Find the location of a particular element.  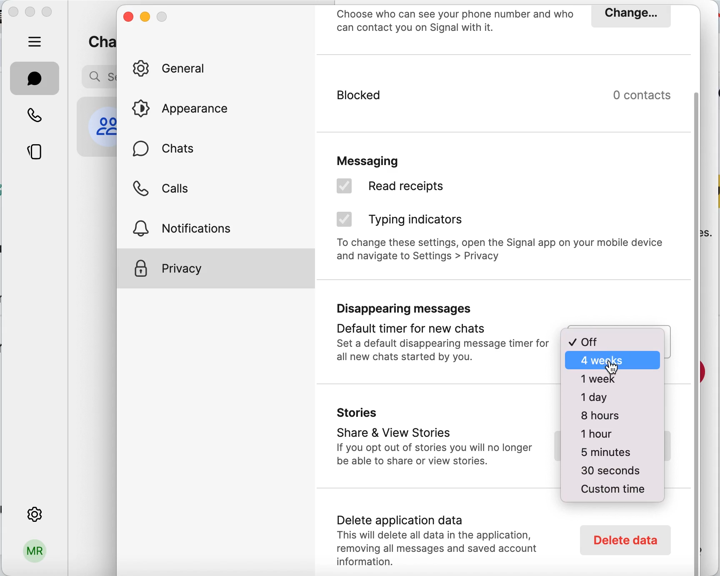

maximize is located at coordinates (163, 17).